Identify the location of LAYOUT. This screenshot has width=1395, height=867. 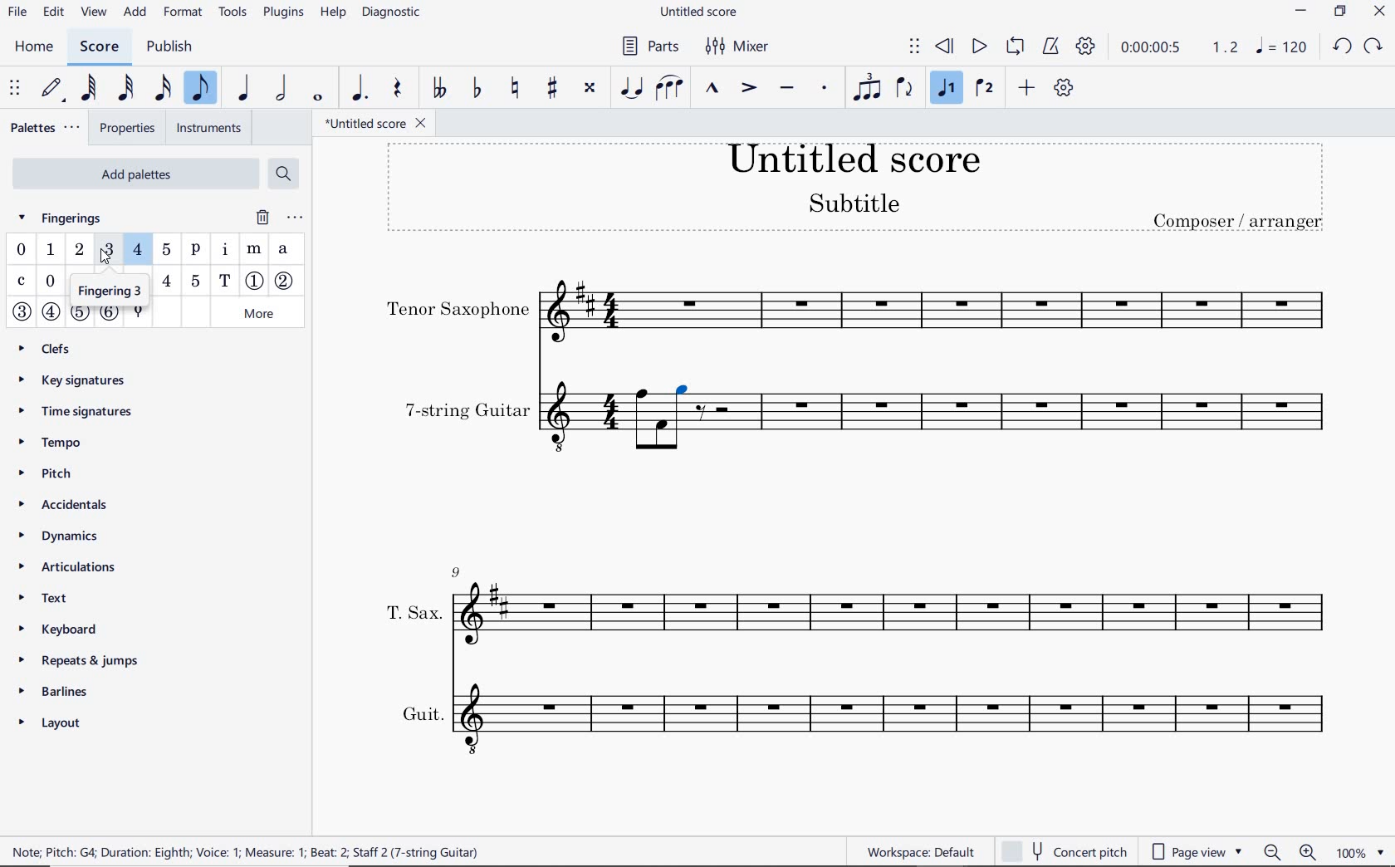
(56, 720).